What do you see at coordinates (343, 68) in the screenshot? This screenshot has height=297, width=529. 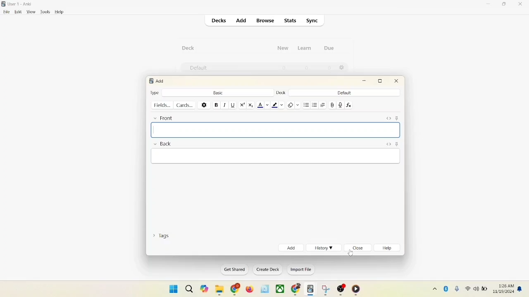 I see `Options` at bounding box center [343, 68].